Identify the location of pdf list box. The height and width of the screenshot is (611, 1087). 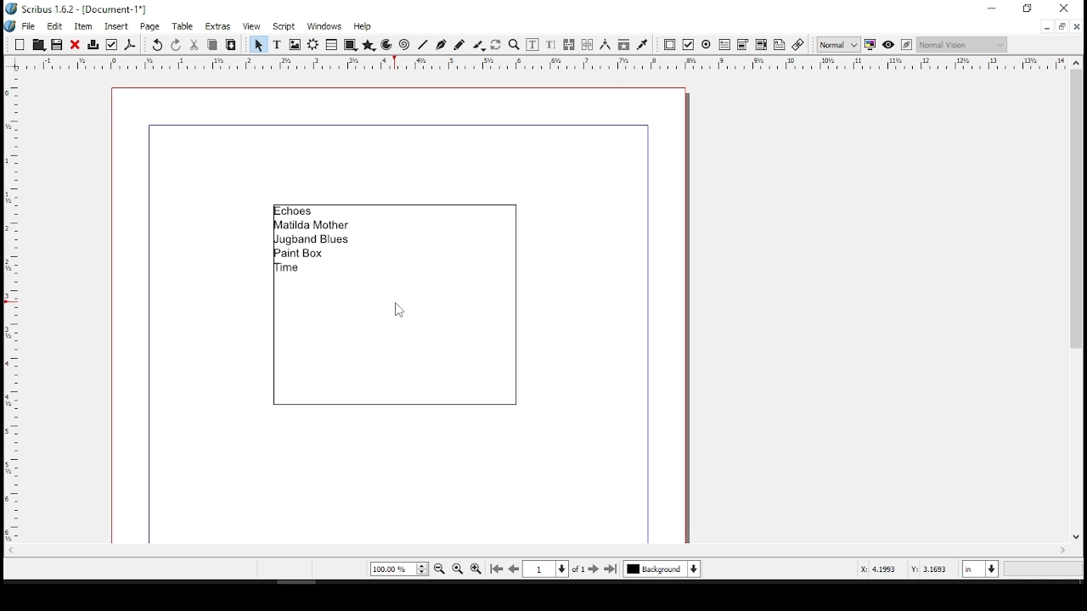
(761, 46).